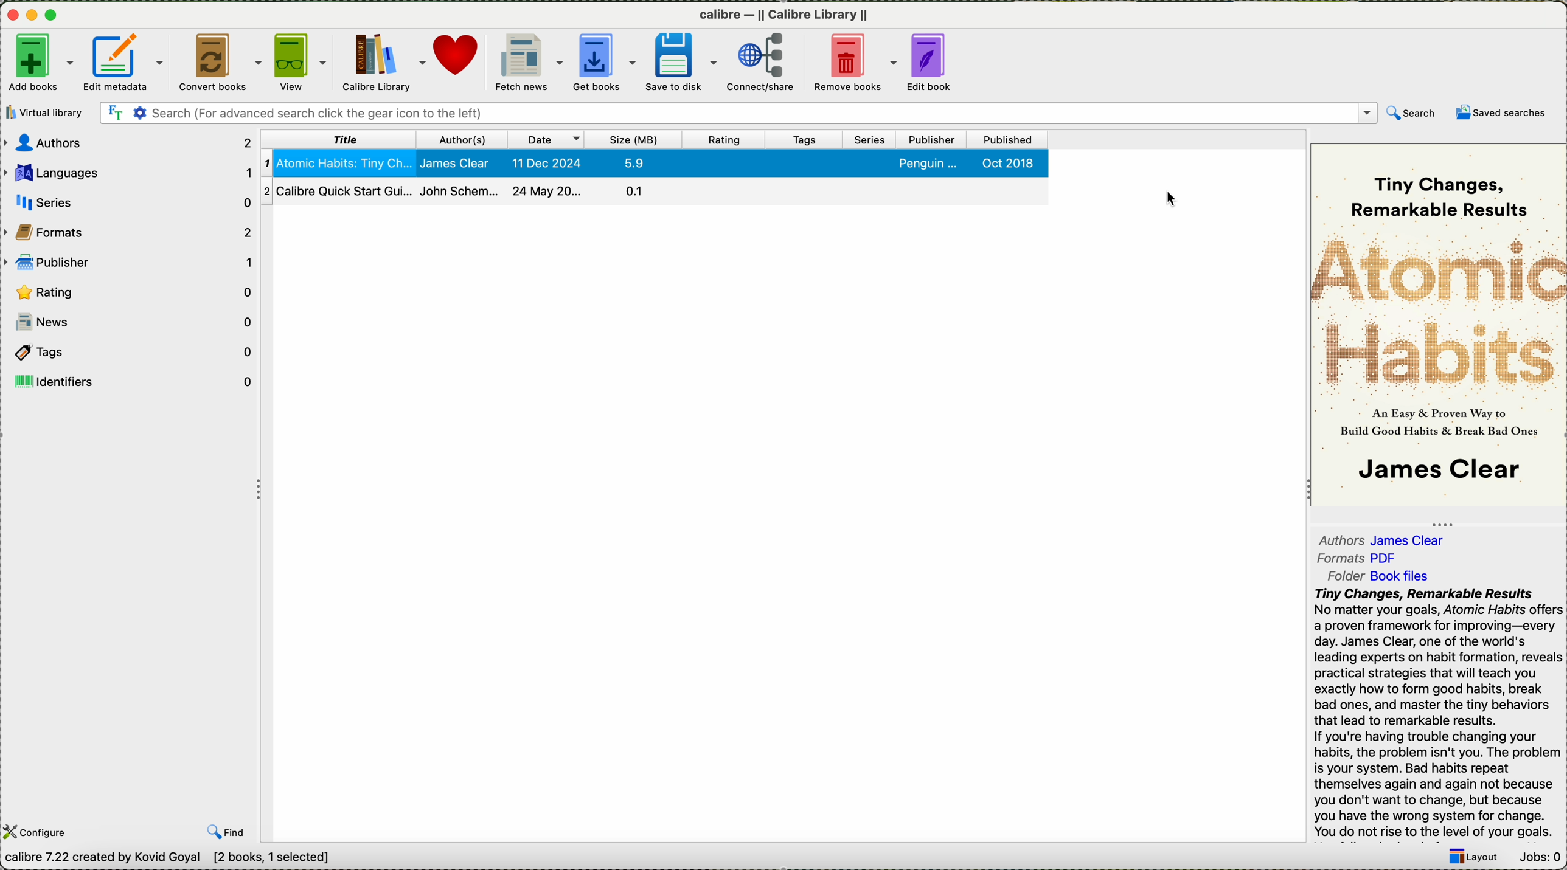 The image size is (1567, 870). What do you see at coordinates (131, 143) in the screenshot?
I see `authors` at bounding box center [131, 143].